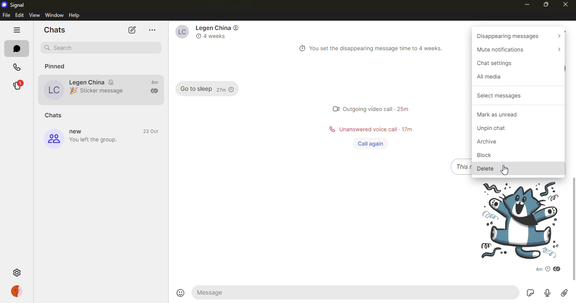 Image resolution: width=576 pixels, height=303 pixels. What do you see at coordinates (132, 30) in the screenshot?
I see `new chat` at bounding box center [132, 30].